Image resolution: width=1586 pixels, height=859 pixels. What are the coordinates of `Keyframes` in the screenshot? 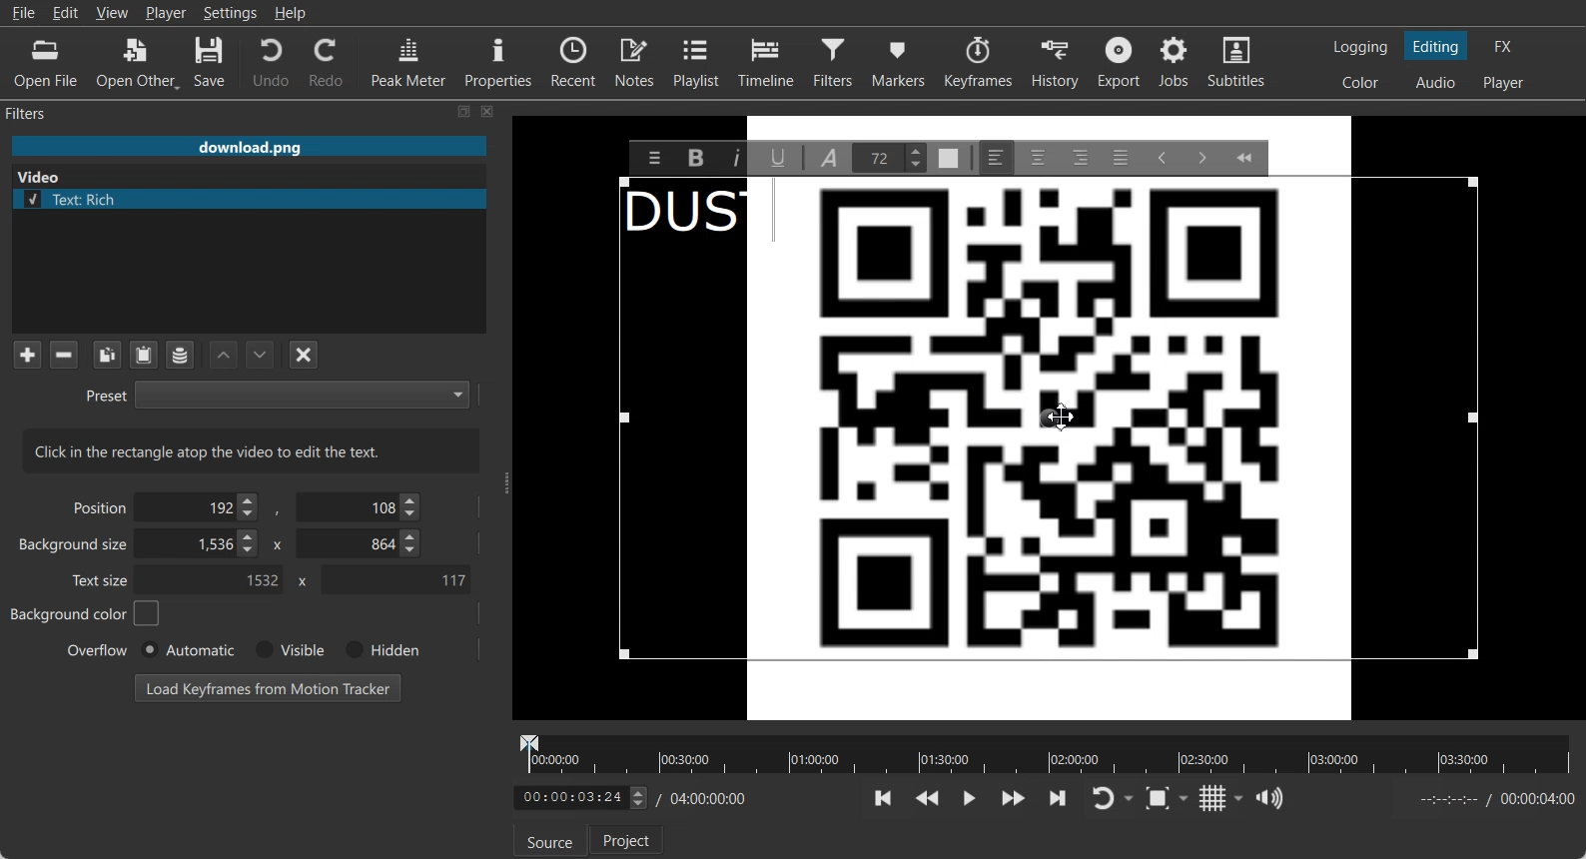 It's located at (978, 61).